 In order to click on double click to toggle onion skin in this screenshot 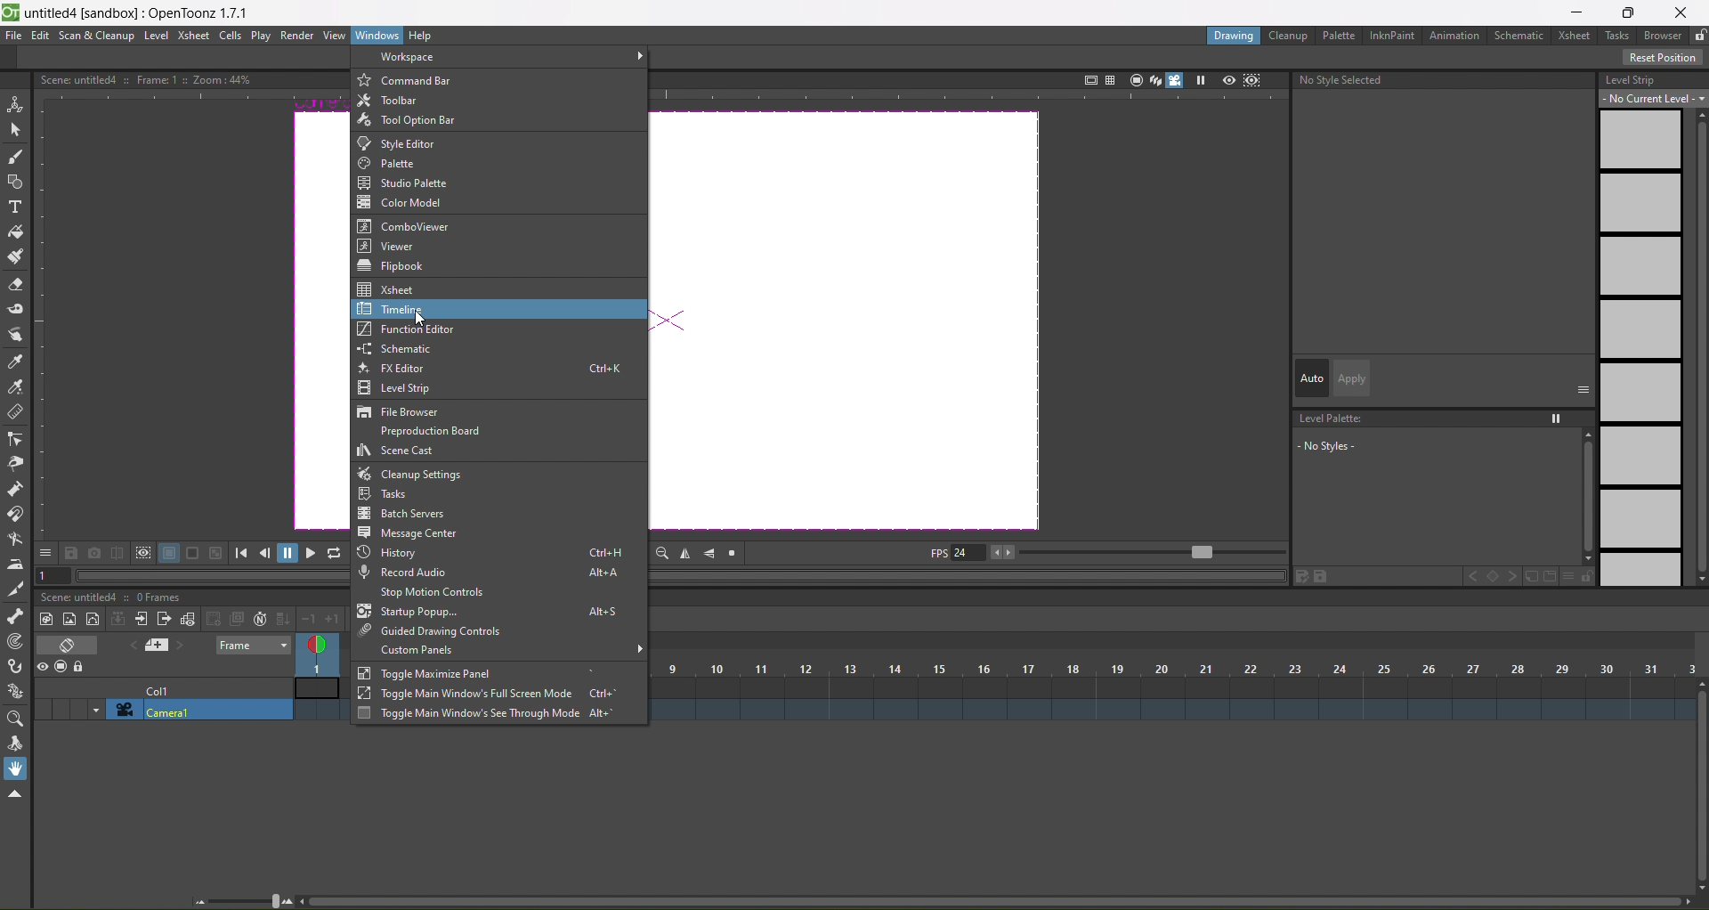, I will do `click(321, 655)`.